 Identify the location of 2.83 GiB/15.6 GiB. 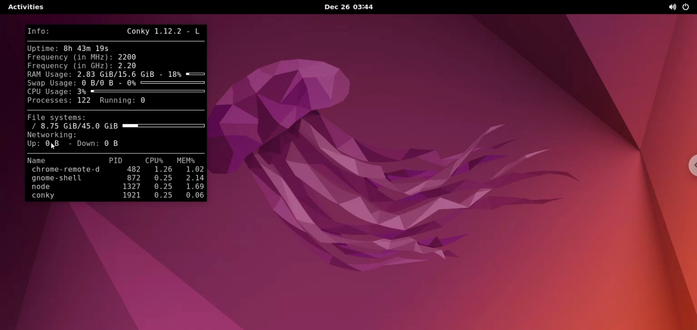
(117, 74).